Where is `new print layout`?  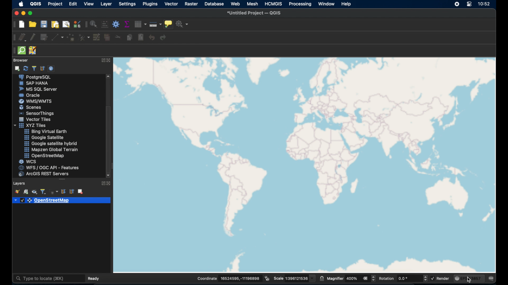
new print layout is located at coordinates (55, 25).